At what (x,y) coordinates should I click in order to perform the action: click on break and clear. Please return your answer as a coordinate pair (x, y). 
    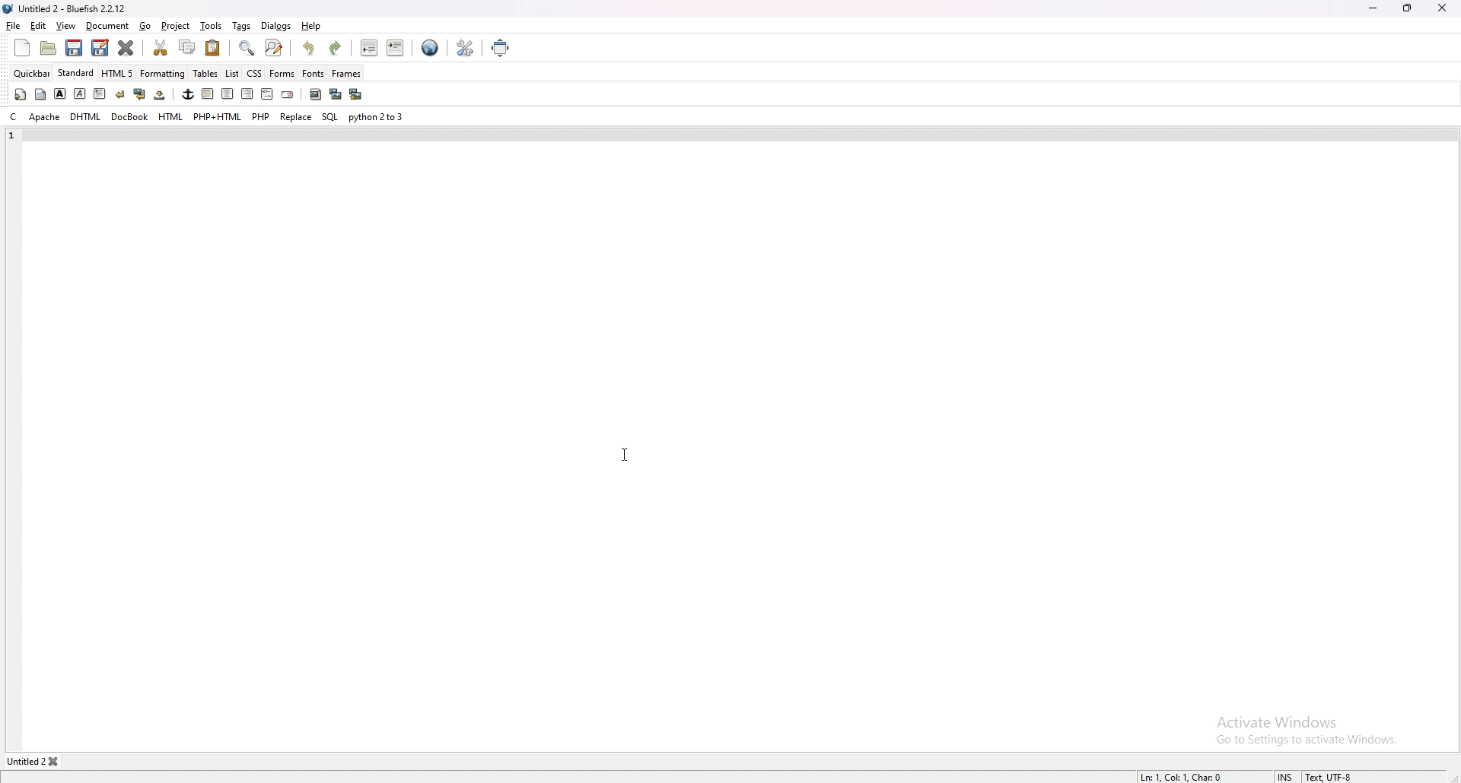
    Looking at the image, I should click on (140, 95).